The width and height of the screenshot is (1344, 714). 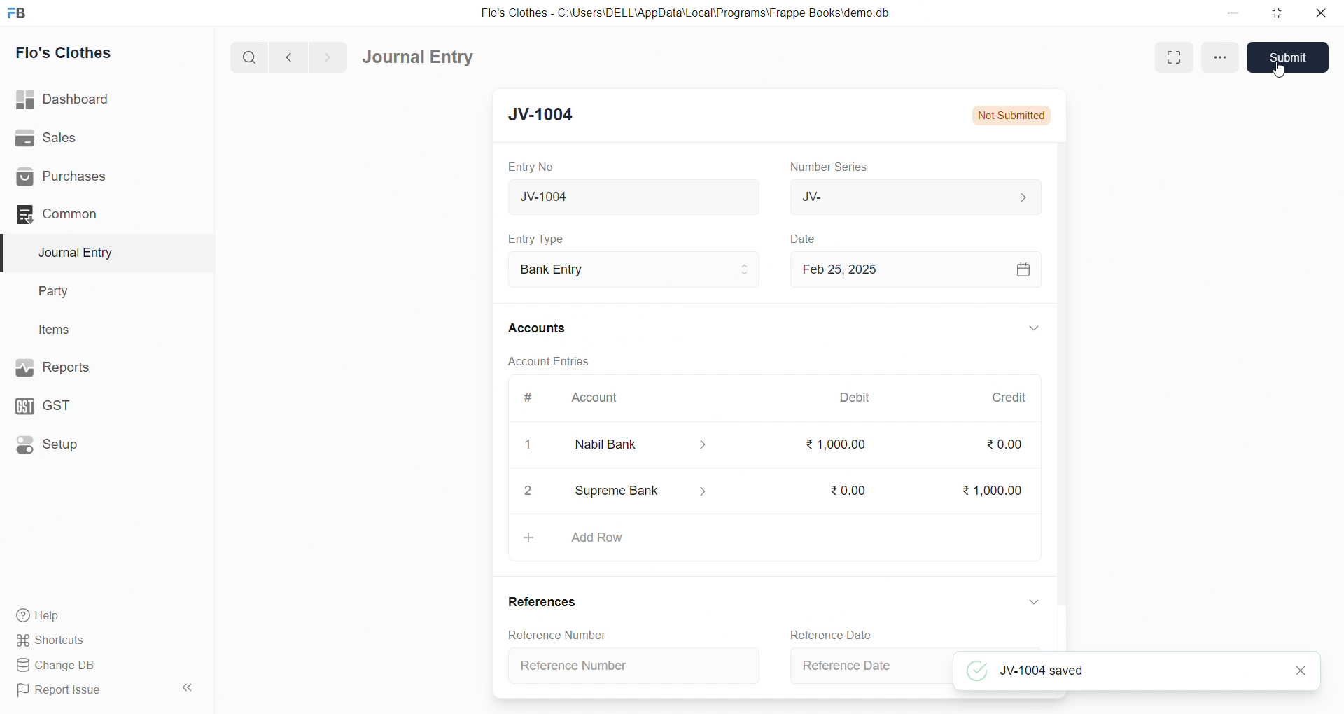 I want to click on New Entry, so click(x=549, y=116).